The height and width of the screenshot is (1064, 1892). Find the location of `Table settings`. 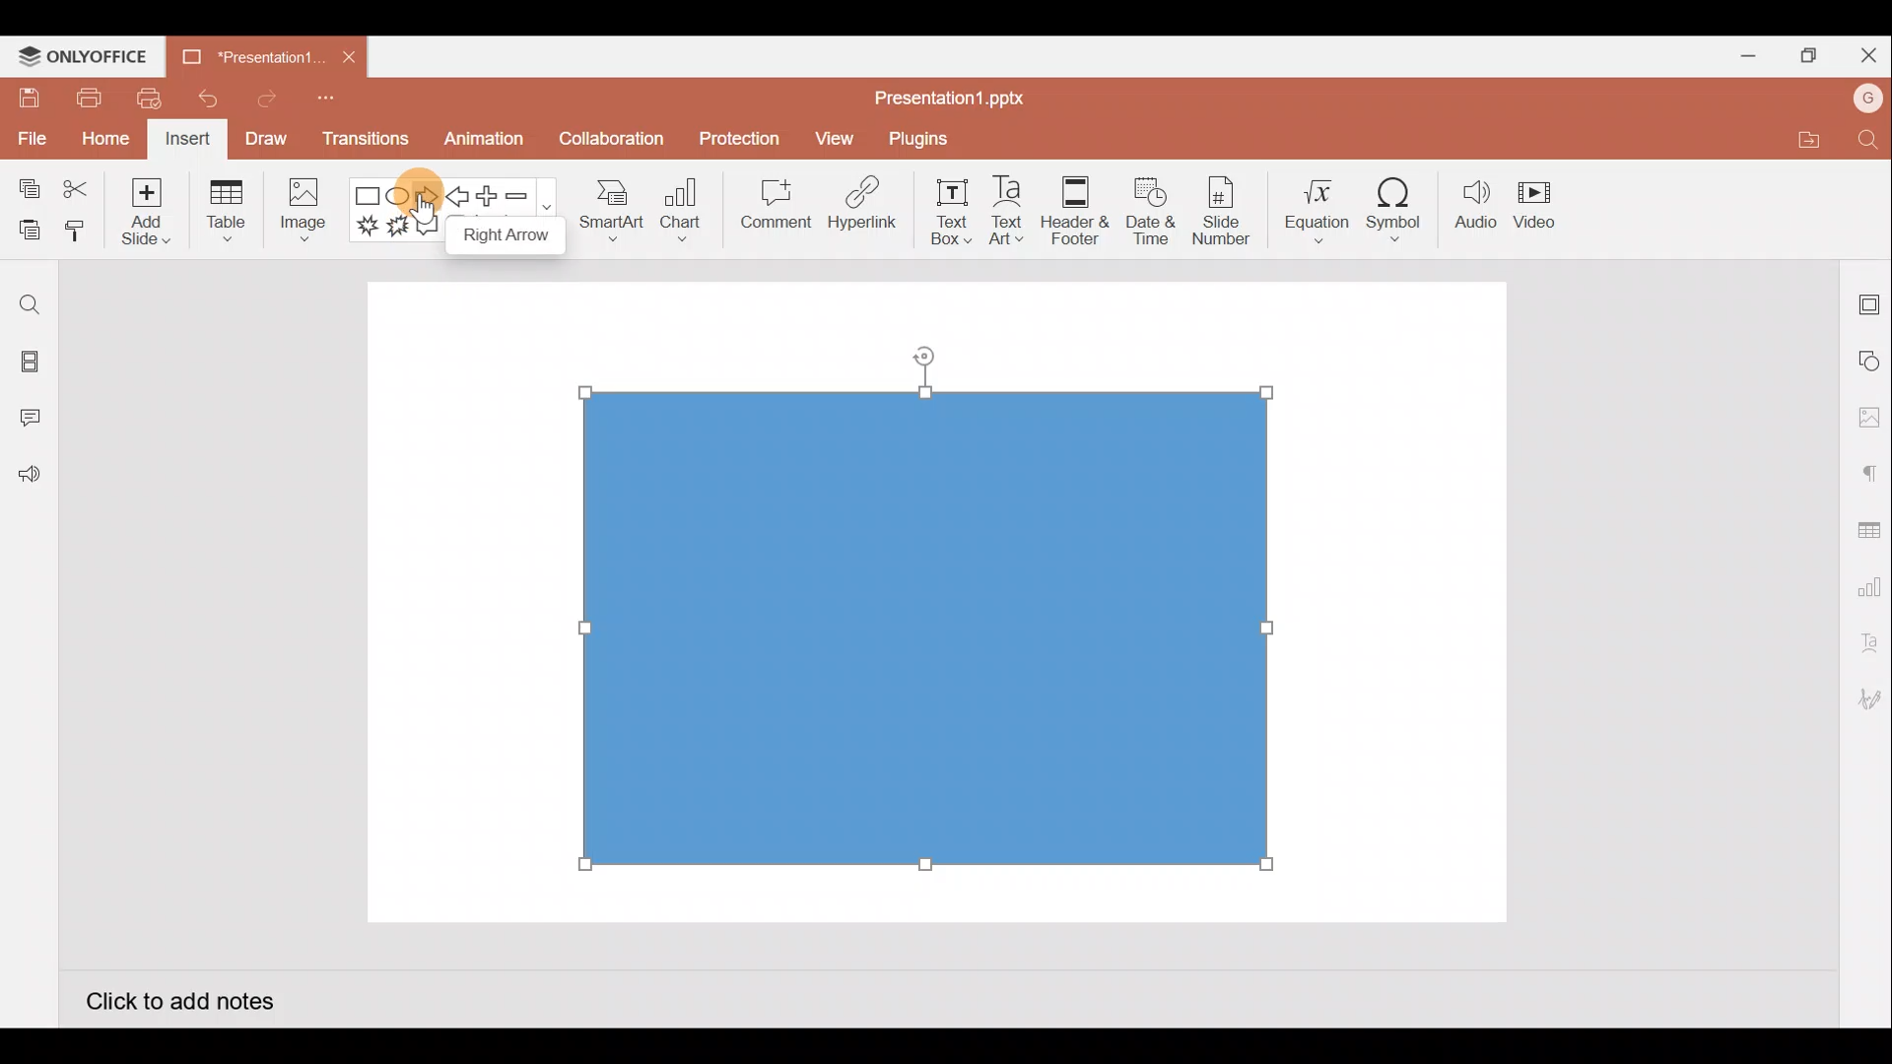

Table settings is located at coordinates (1864, 528).